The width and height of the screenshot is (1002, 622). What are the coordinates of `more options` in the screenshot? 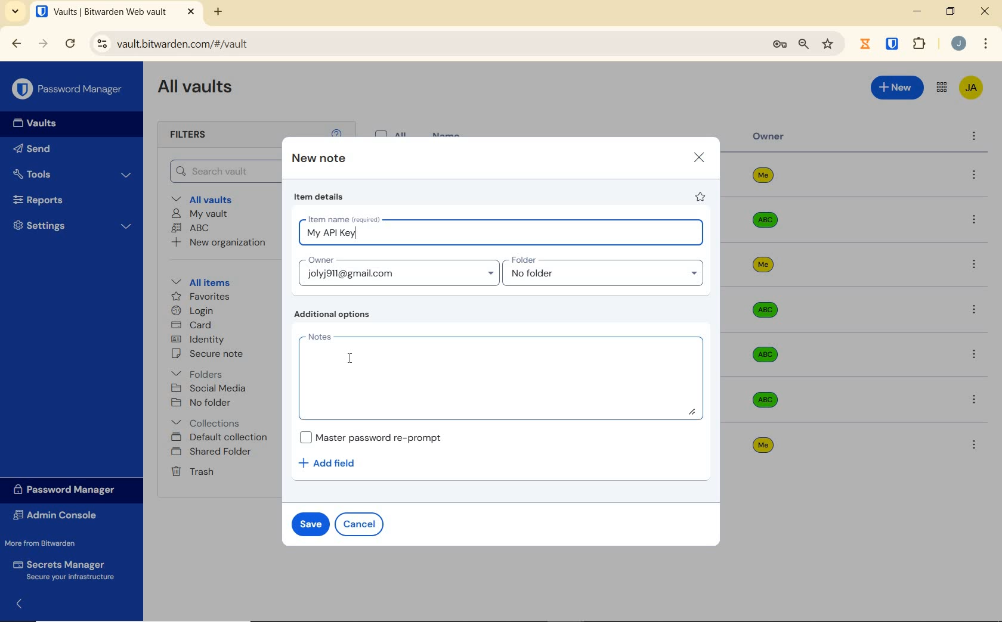 It's located at (975, 354).